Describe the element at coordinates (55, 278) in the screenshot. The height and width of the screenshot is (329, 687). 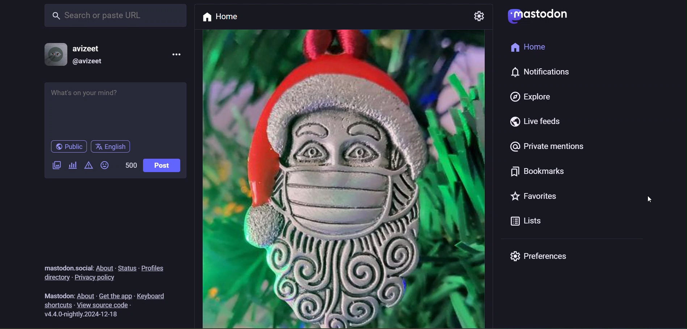
I see `directory` at that location.